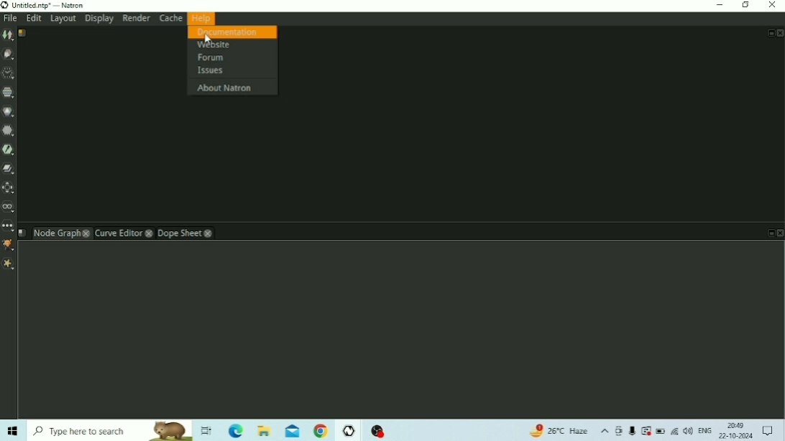 Image resolution: width=785 pixels, height=441 pixels. Describe the element at coordinates (705, 429) in the screenshot. I see `Language` at that location.